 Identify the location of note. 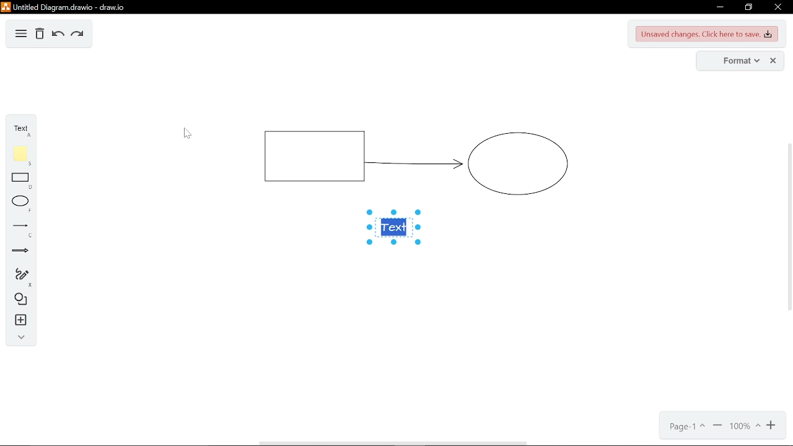
(23, 156).